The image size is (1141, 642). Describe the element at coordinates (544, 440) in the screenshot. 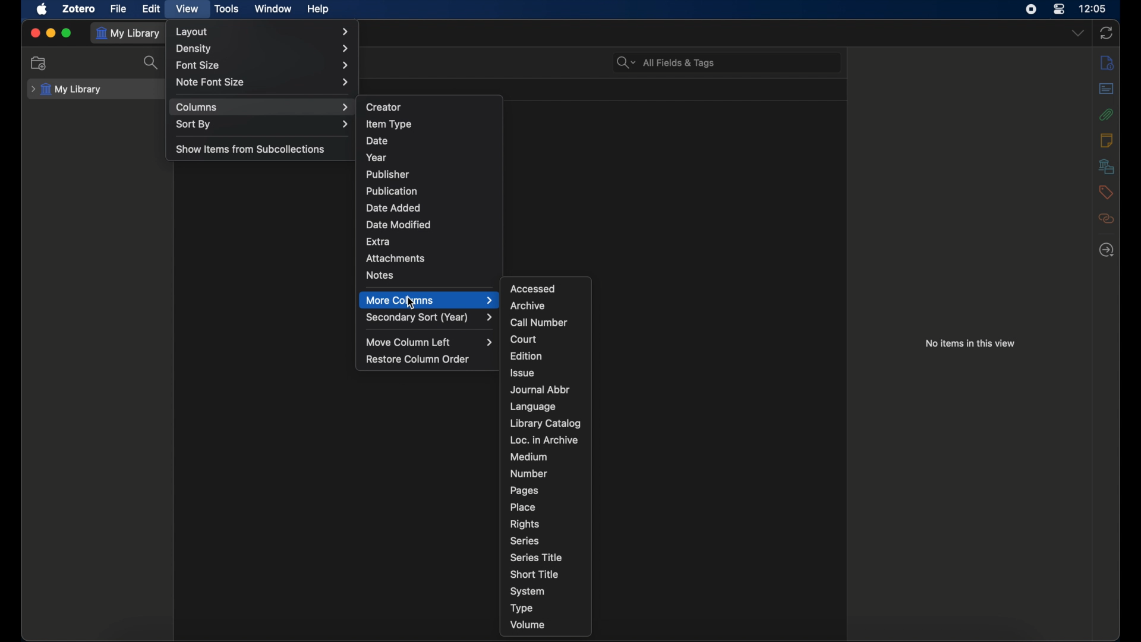

I see `loc. in archive` at that location.